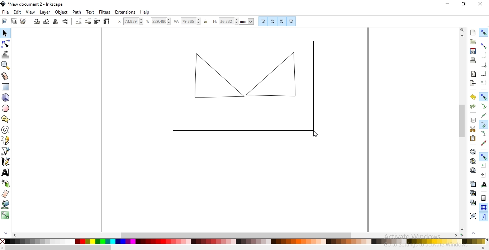 Image resolution: width=489 pixels, height=250 pixels. What do you see at coordinates (6, 108) in the screenshot?
I see `create circles, arcs and ellipses` at bounding box center [6, 108].